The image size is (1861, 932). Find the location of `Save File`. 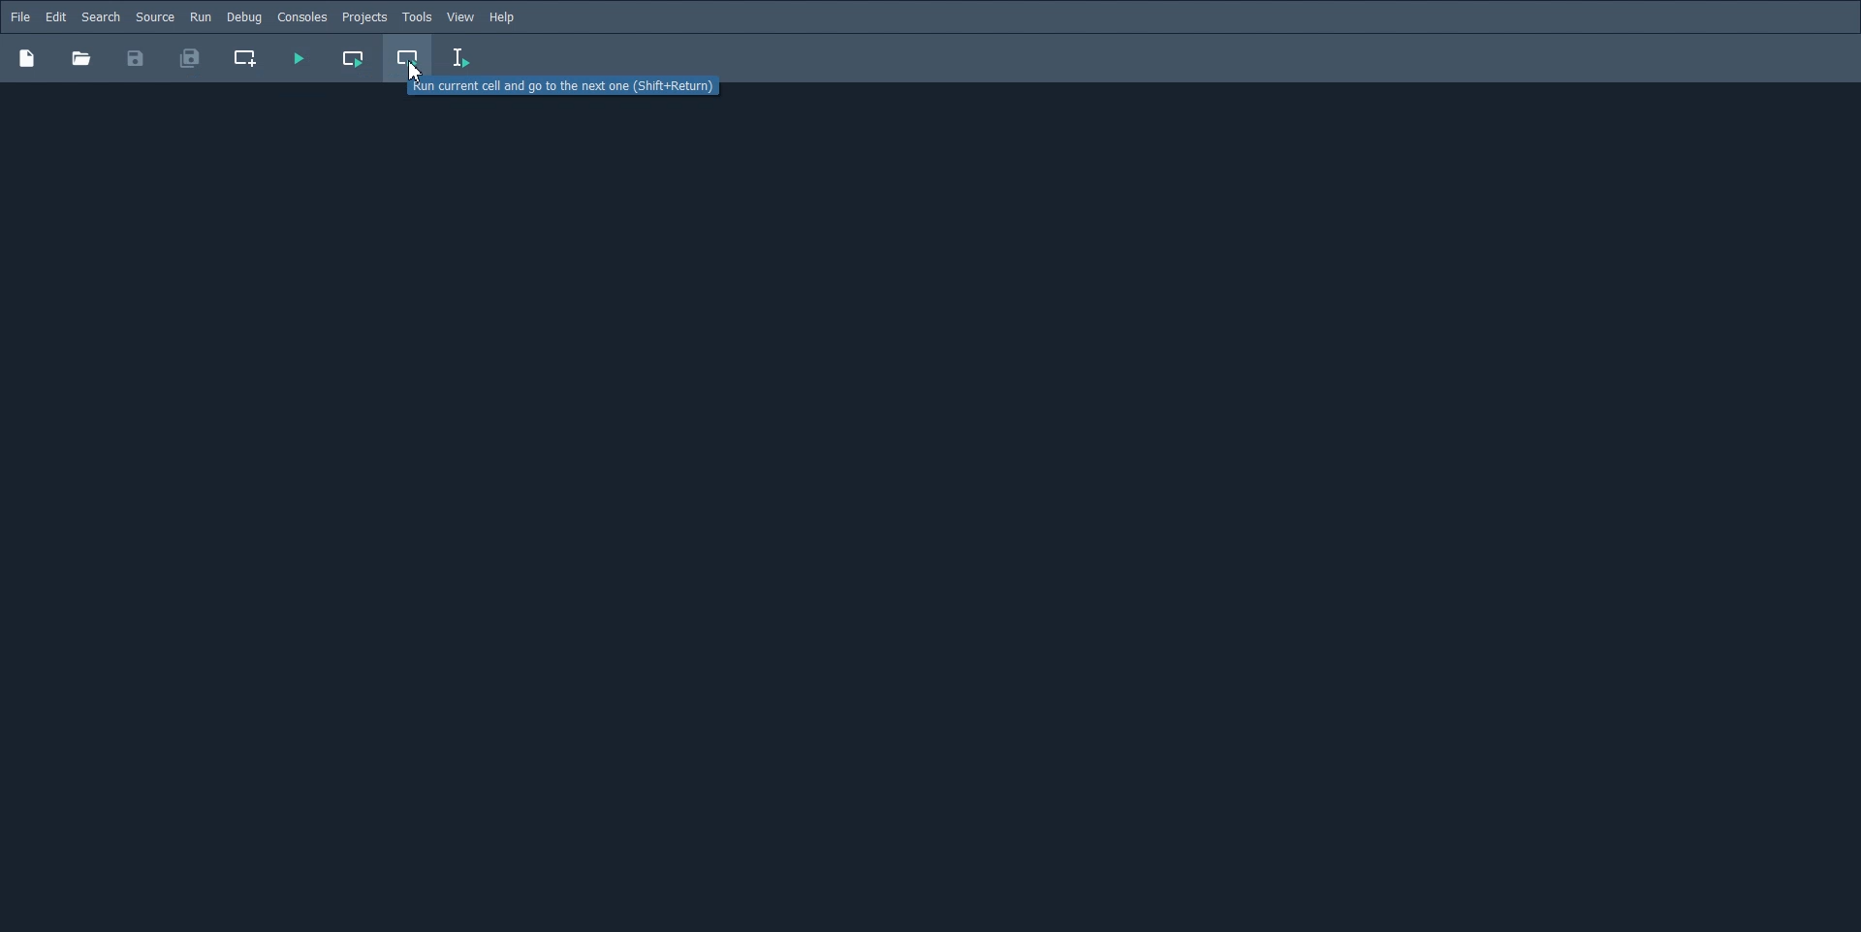

Save File is located at coordinates (136, 58).